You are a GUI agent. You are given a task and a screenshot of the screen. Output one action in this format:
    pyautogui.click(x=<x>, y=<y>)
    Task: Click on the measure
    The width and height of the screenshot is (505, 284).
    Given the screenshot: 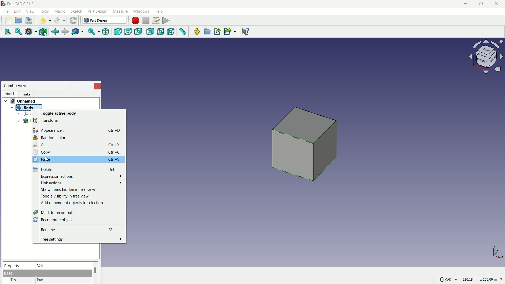 What is the action you would take?
    pyautogui.click(x=183, y=32)
    